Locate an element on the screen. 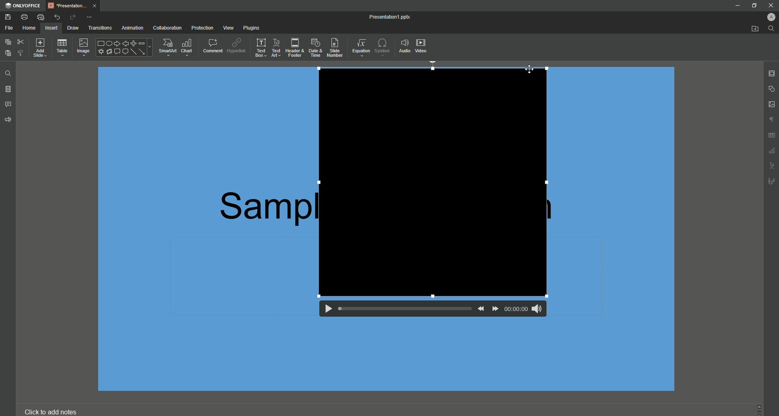 This screenshot has height=416, width=779. File is located at coordinates (9, 28).